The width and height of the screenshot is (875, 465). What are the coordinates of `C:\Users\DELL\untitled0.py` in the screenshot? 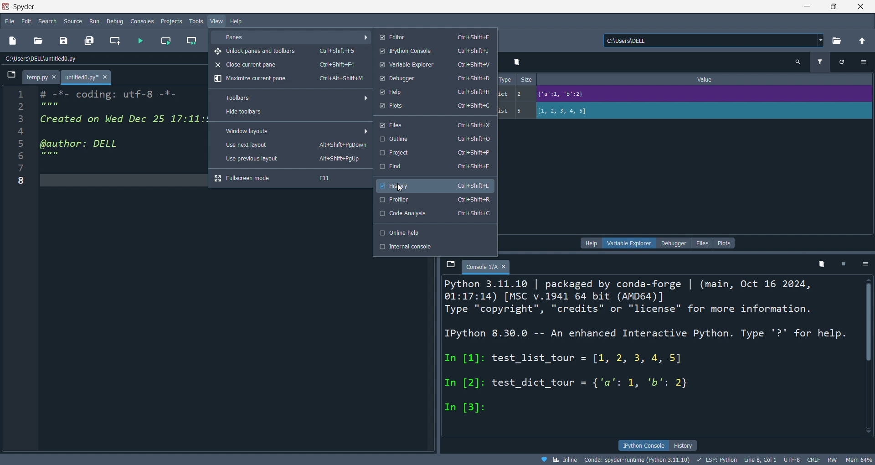 It's located at (52, 59).